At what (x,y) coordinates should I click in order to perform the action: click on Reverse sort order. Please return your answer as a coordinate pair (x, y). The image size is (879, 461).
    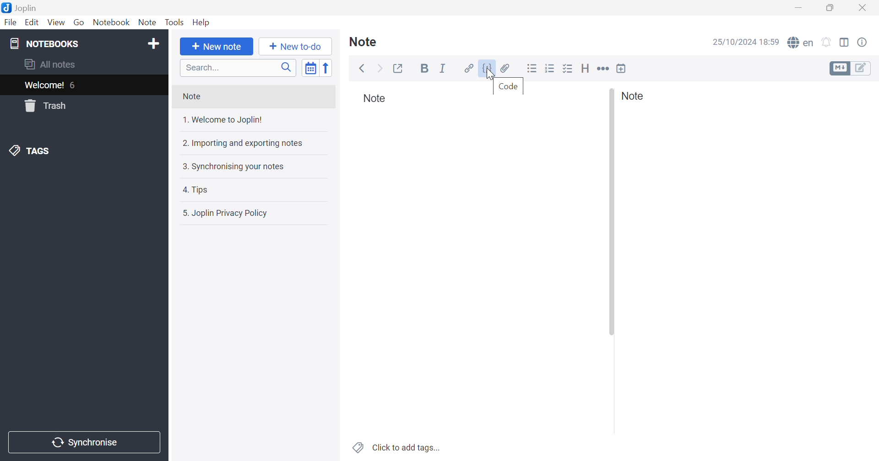
    Looking at the image, I should click on (327, 68).